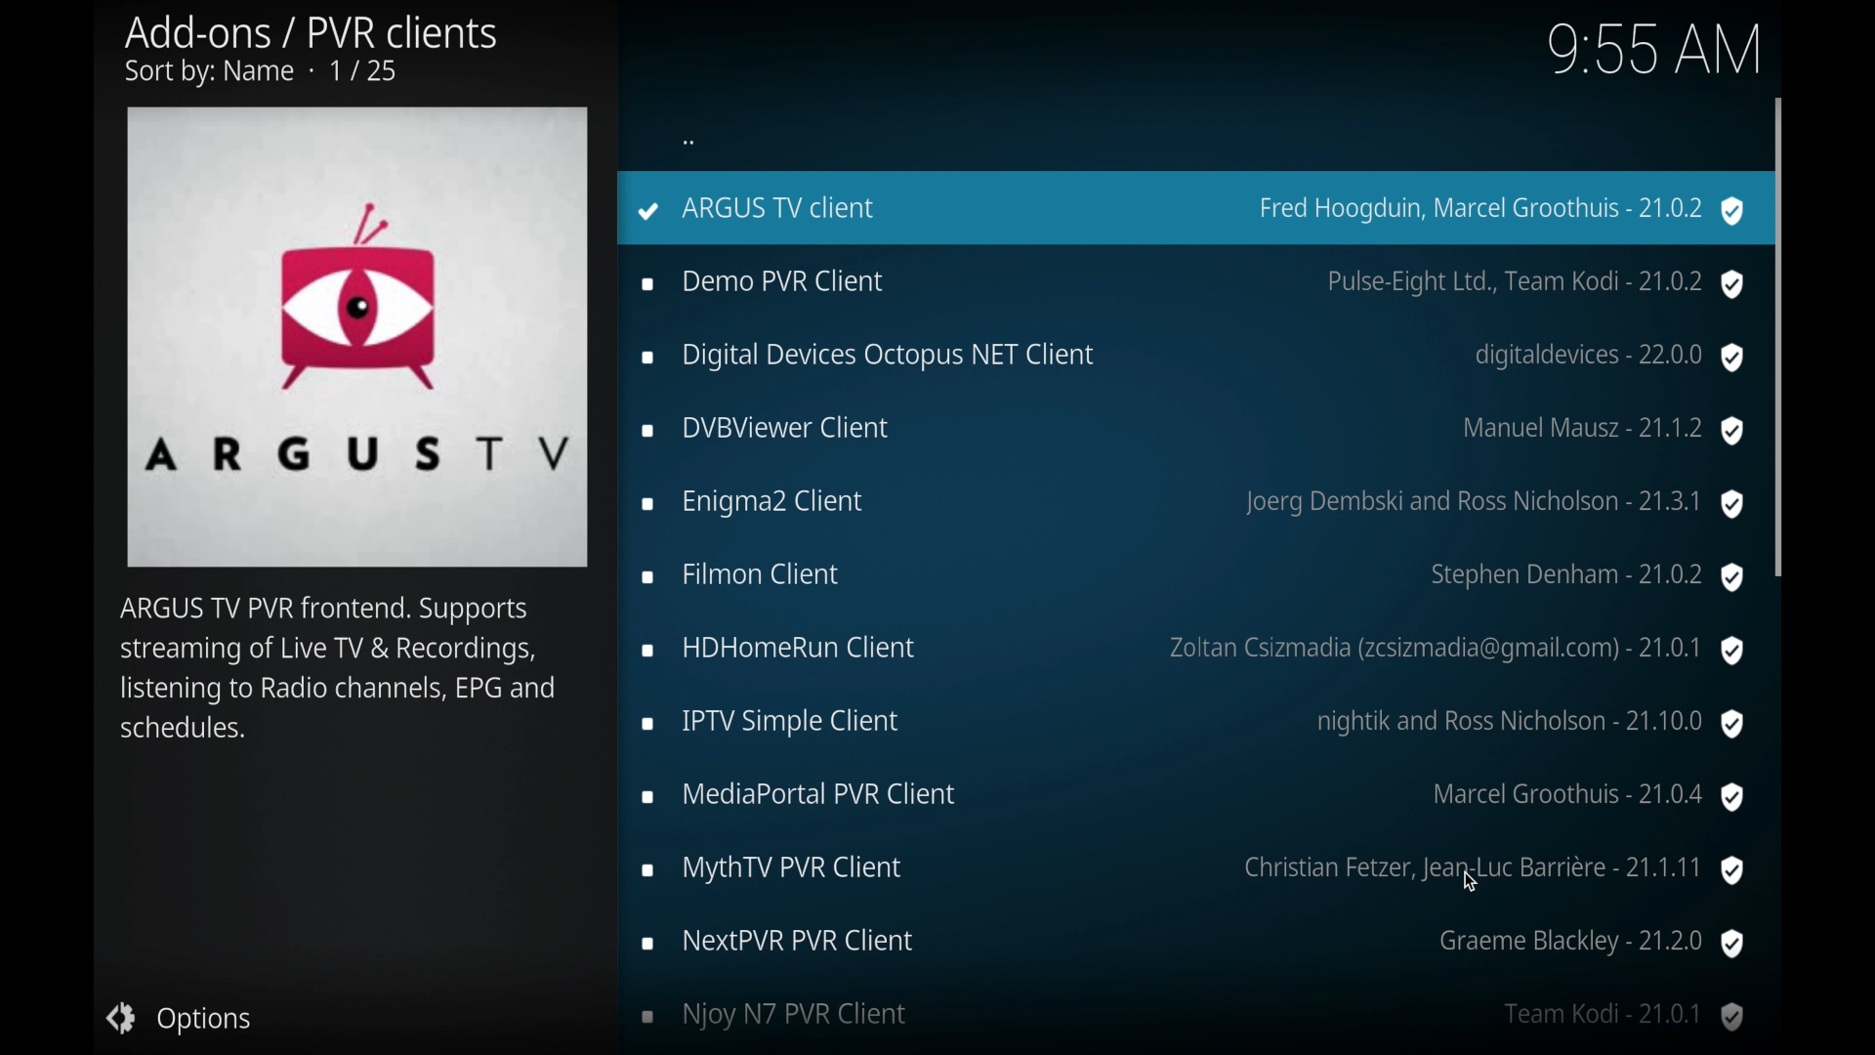  I want to click on mediaportal, so click(1193, 797).